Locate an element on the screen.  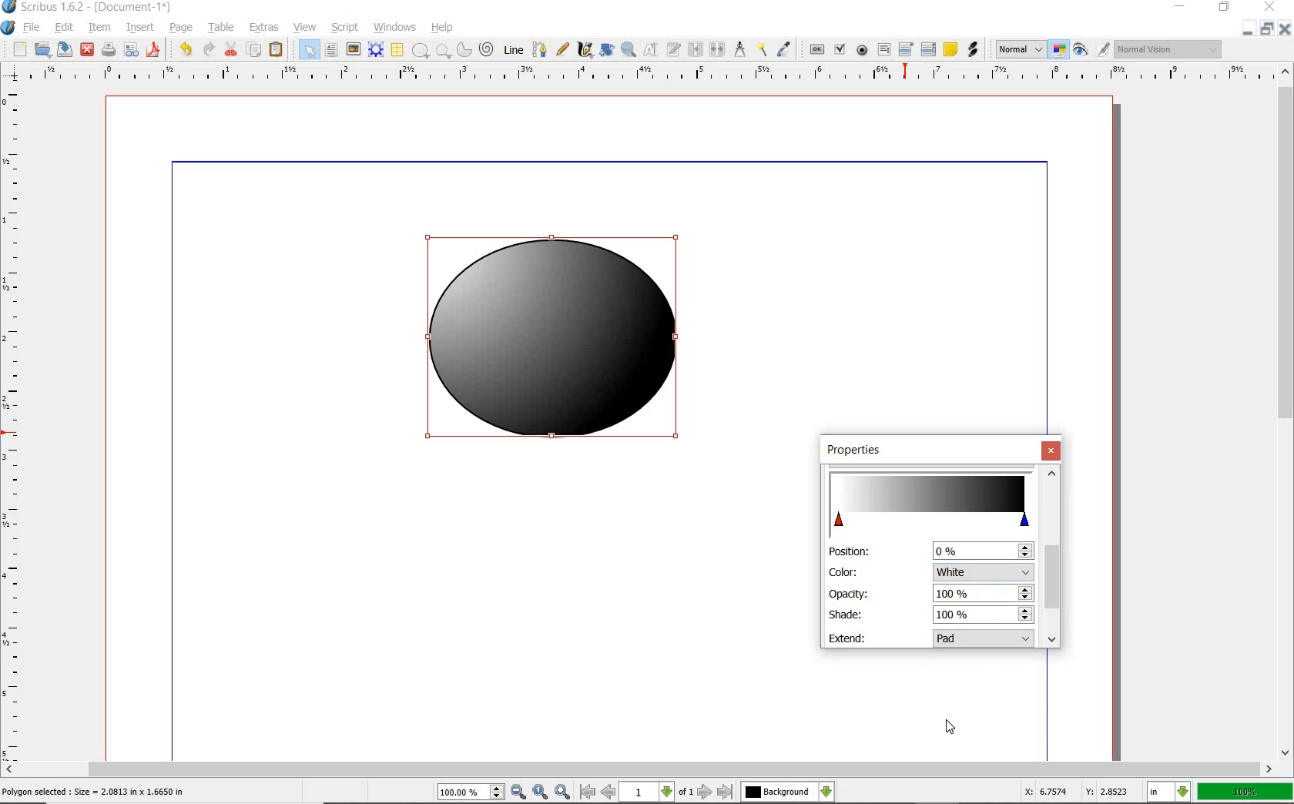
CLOSE is located at coordinates (87, 50).